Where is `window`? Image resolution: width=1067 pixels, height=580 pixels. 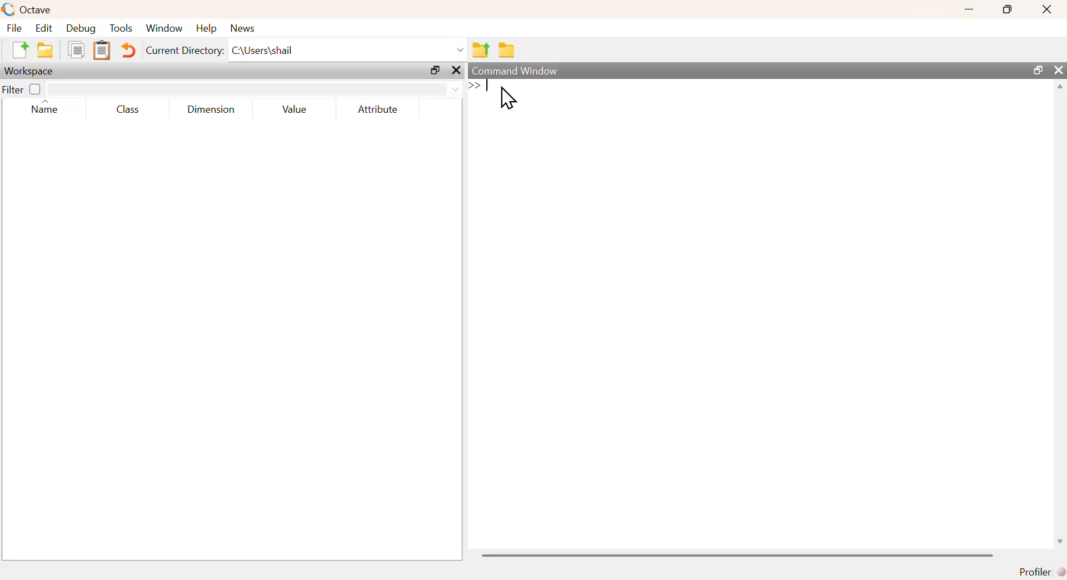 window is located at coordinates (166, 28).